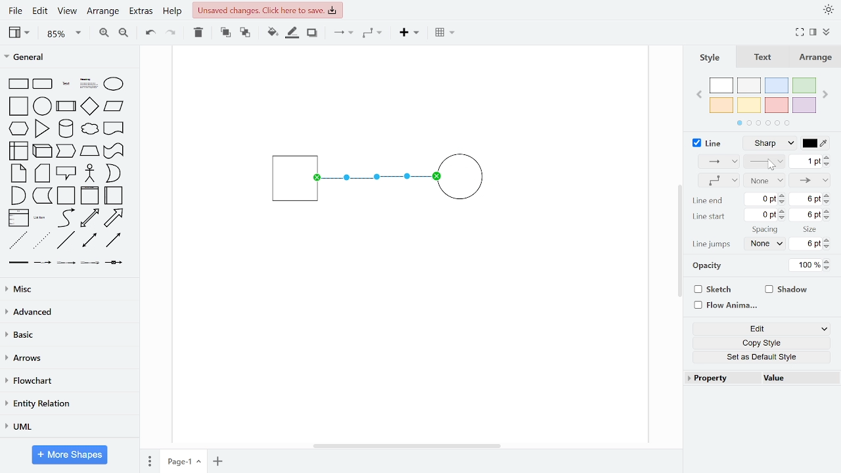  I want to click on collapse, so click(828, 33).